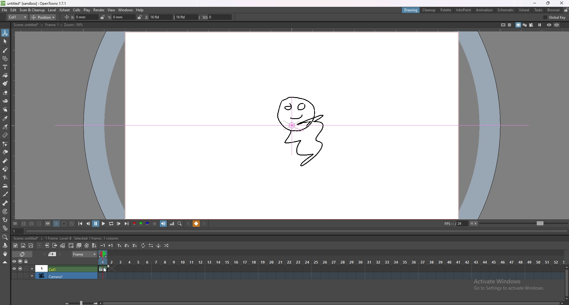  Describe the element at coordinates (553, 10) in the screenshot. I see `browser` at that location.